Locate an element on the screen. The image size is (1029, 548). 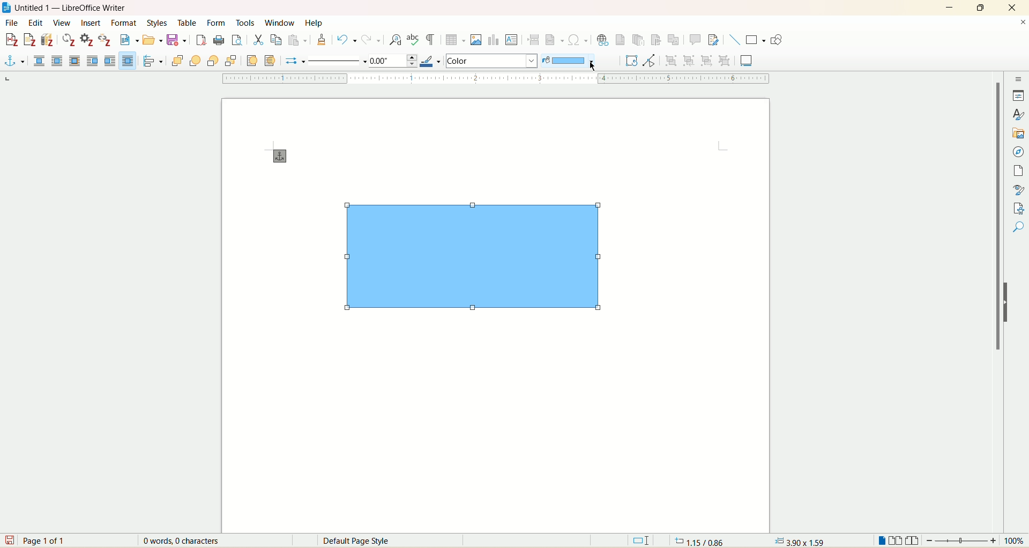
insert is located at coordinates (91, 24).